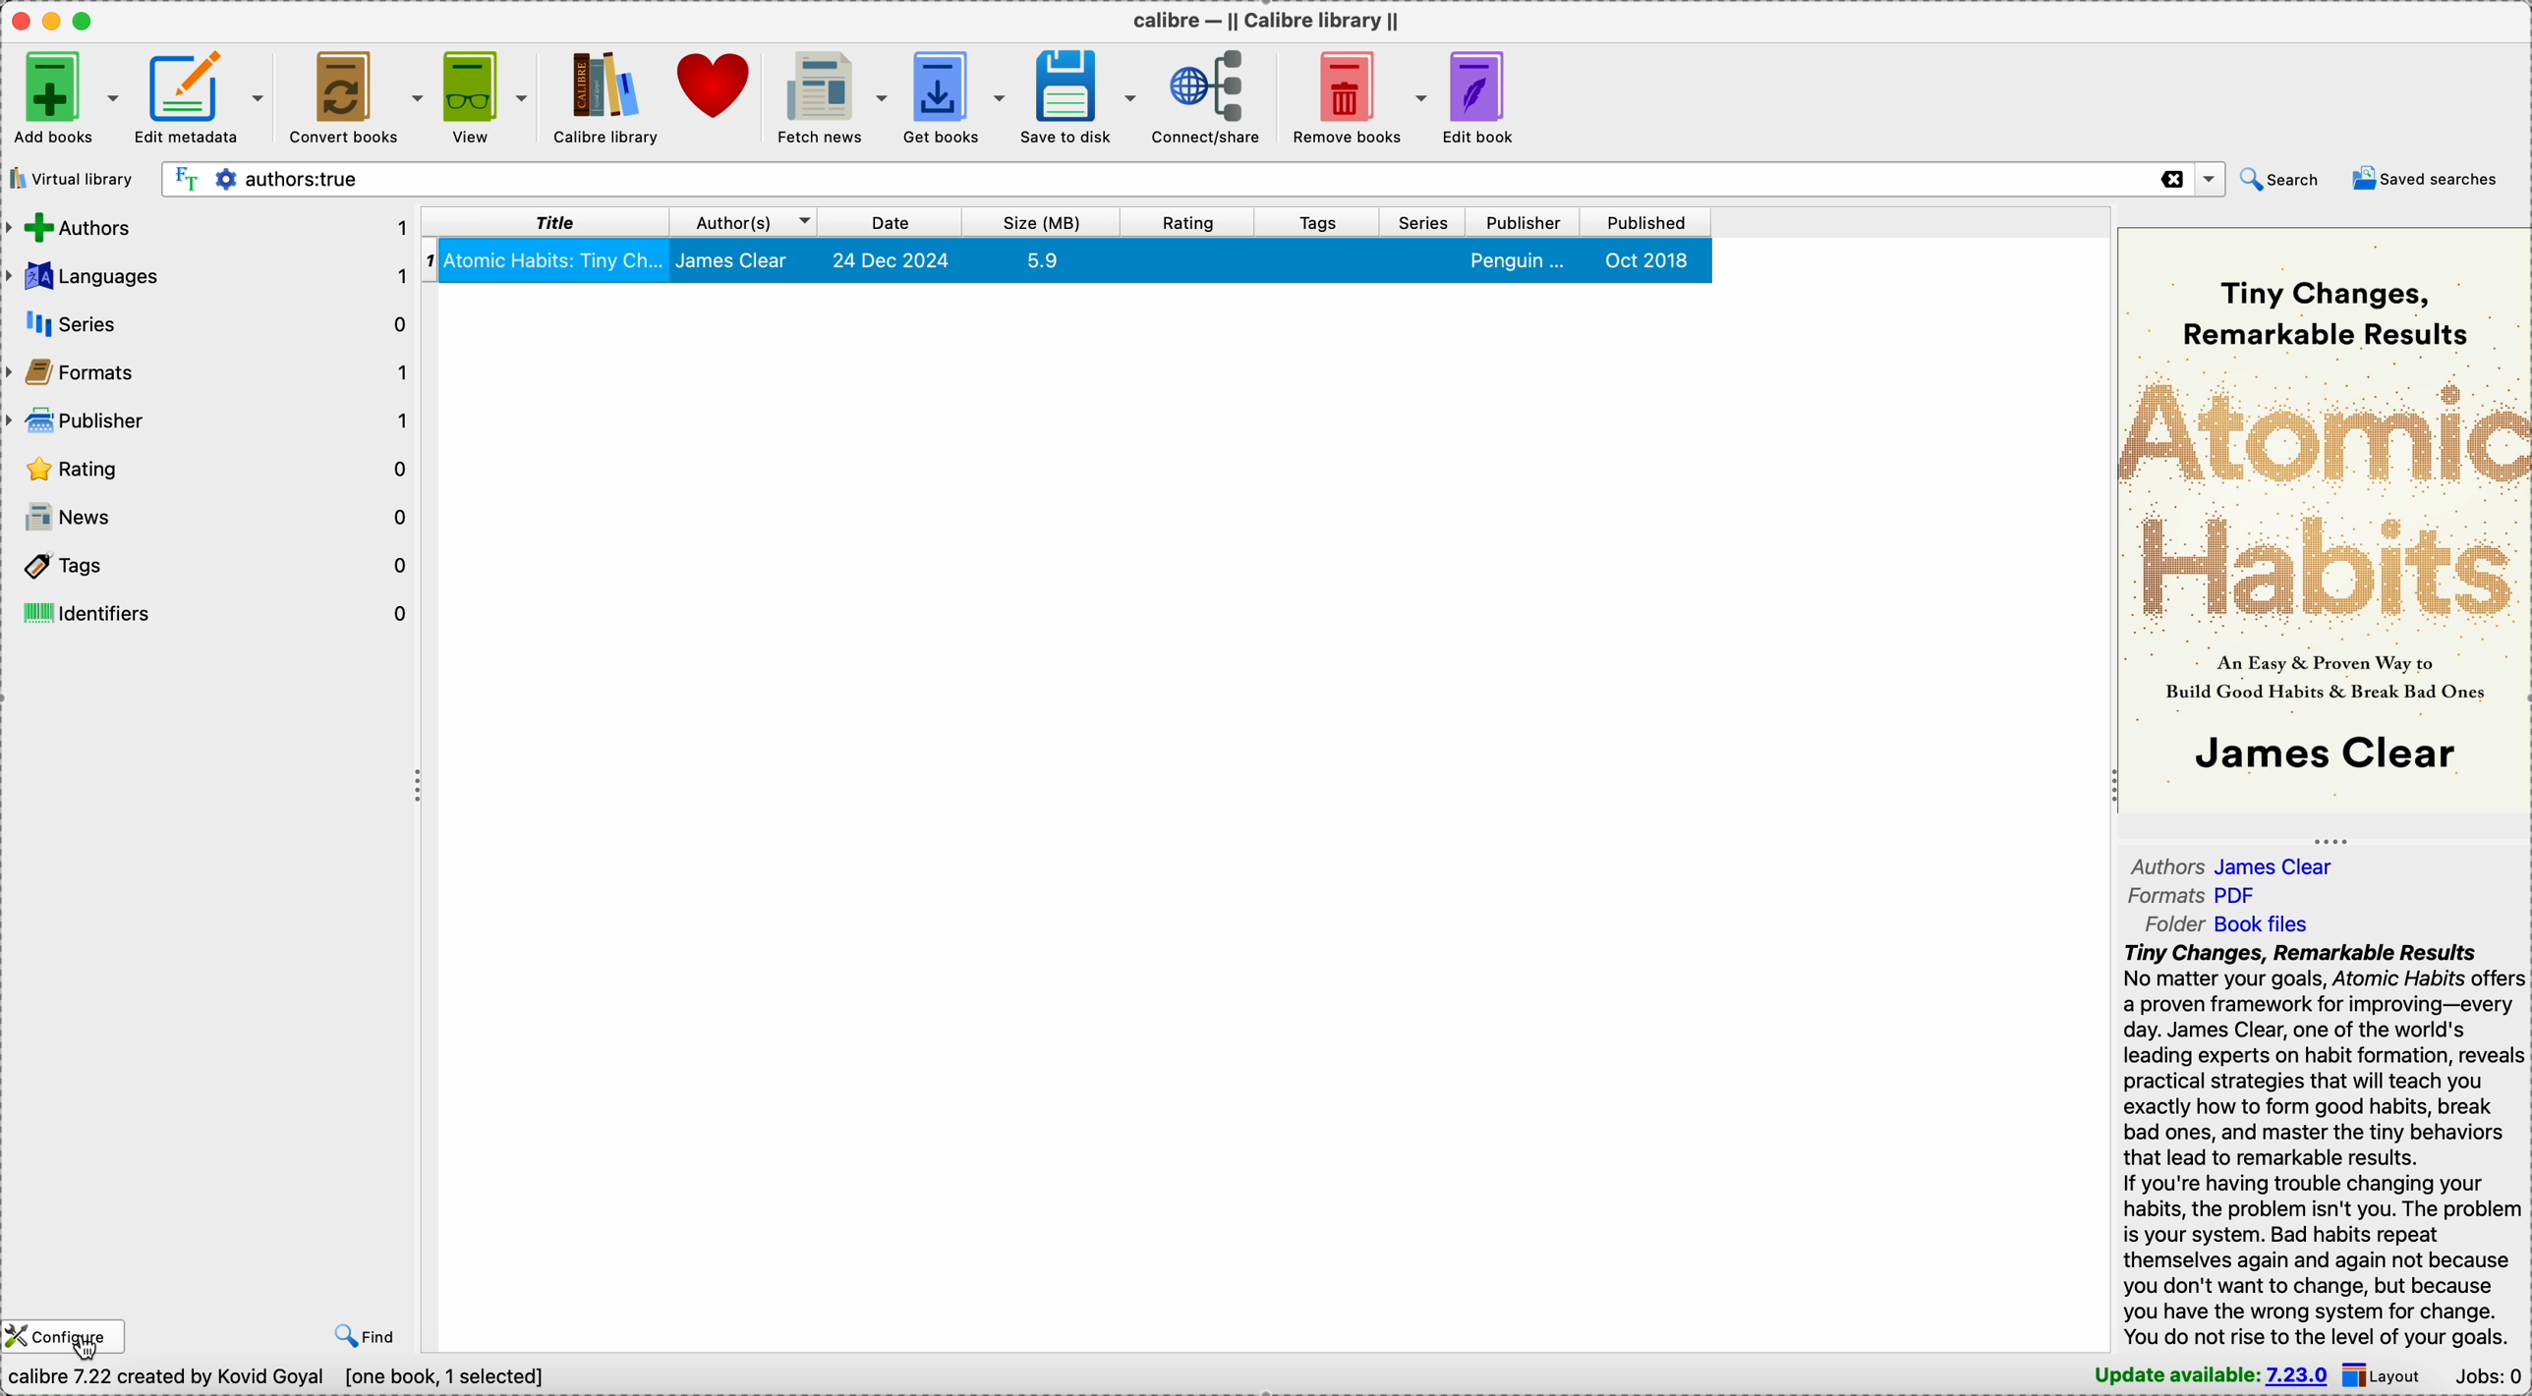 Image resolution: width=2532 pixels, height=1396 pixels. What do you see at coordinates (1188, 179) in the screenshot?
I see `search bar` at bounding box center [1188, 179].